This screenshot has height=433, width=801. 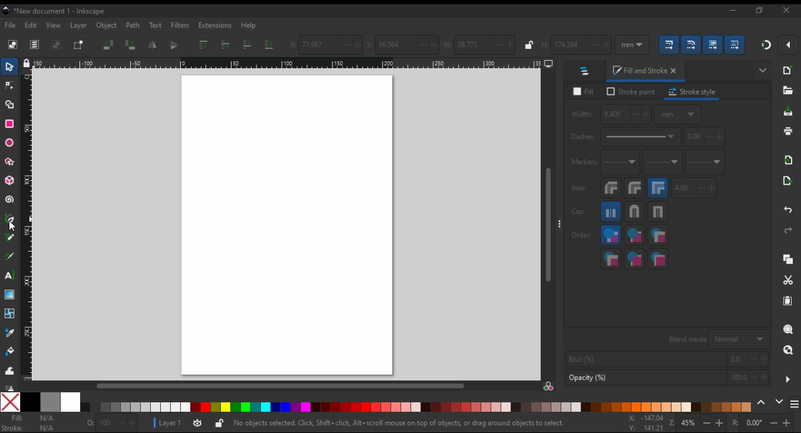 What do you see at coordinates (610, 188) in the screenshot?
I see `bevel` at bounding box center [610, 188].